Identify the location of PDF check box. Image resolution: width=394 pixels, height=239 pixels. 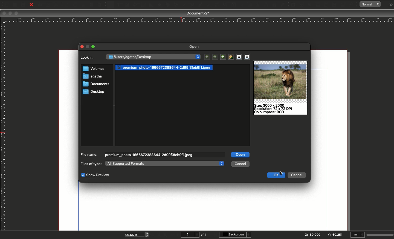
(302, 5).